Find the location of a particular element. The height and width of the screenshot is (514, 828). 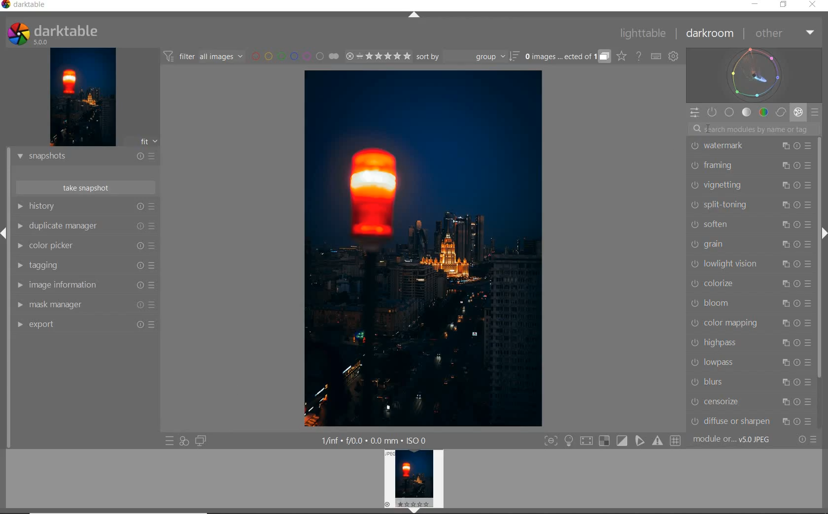

Reset is located at coordinates (136, 227).